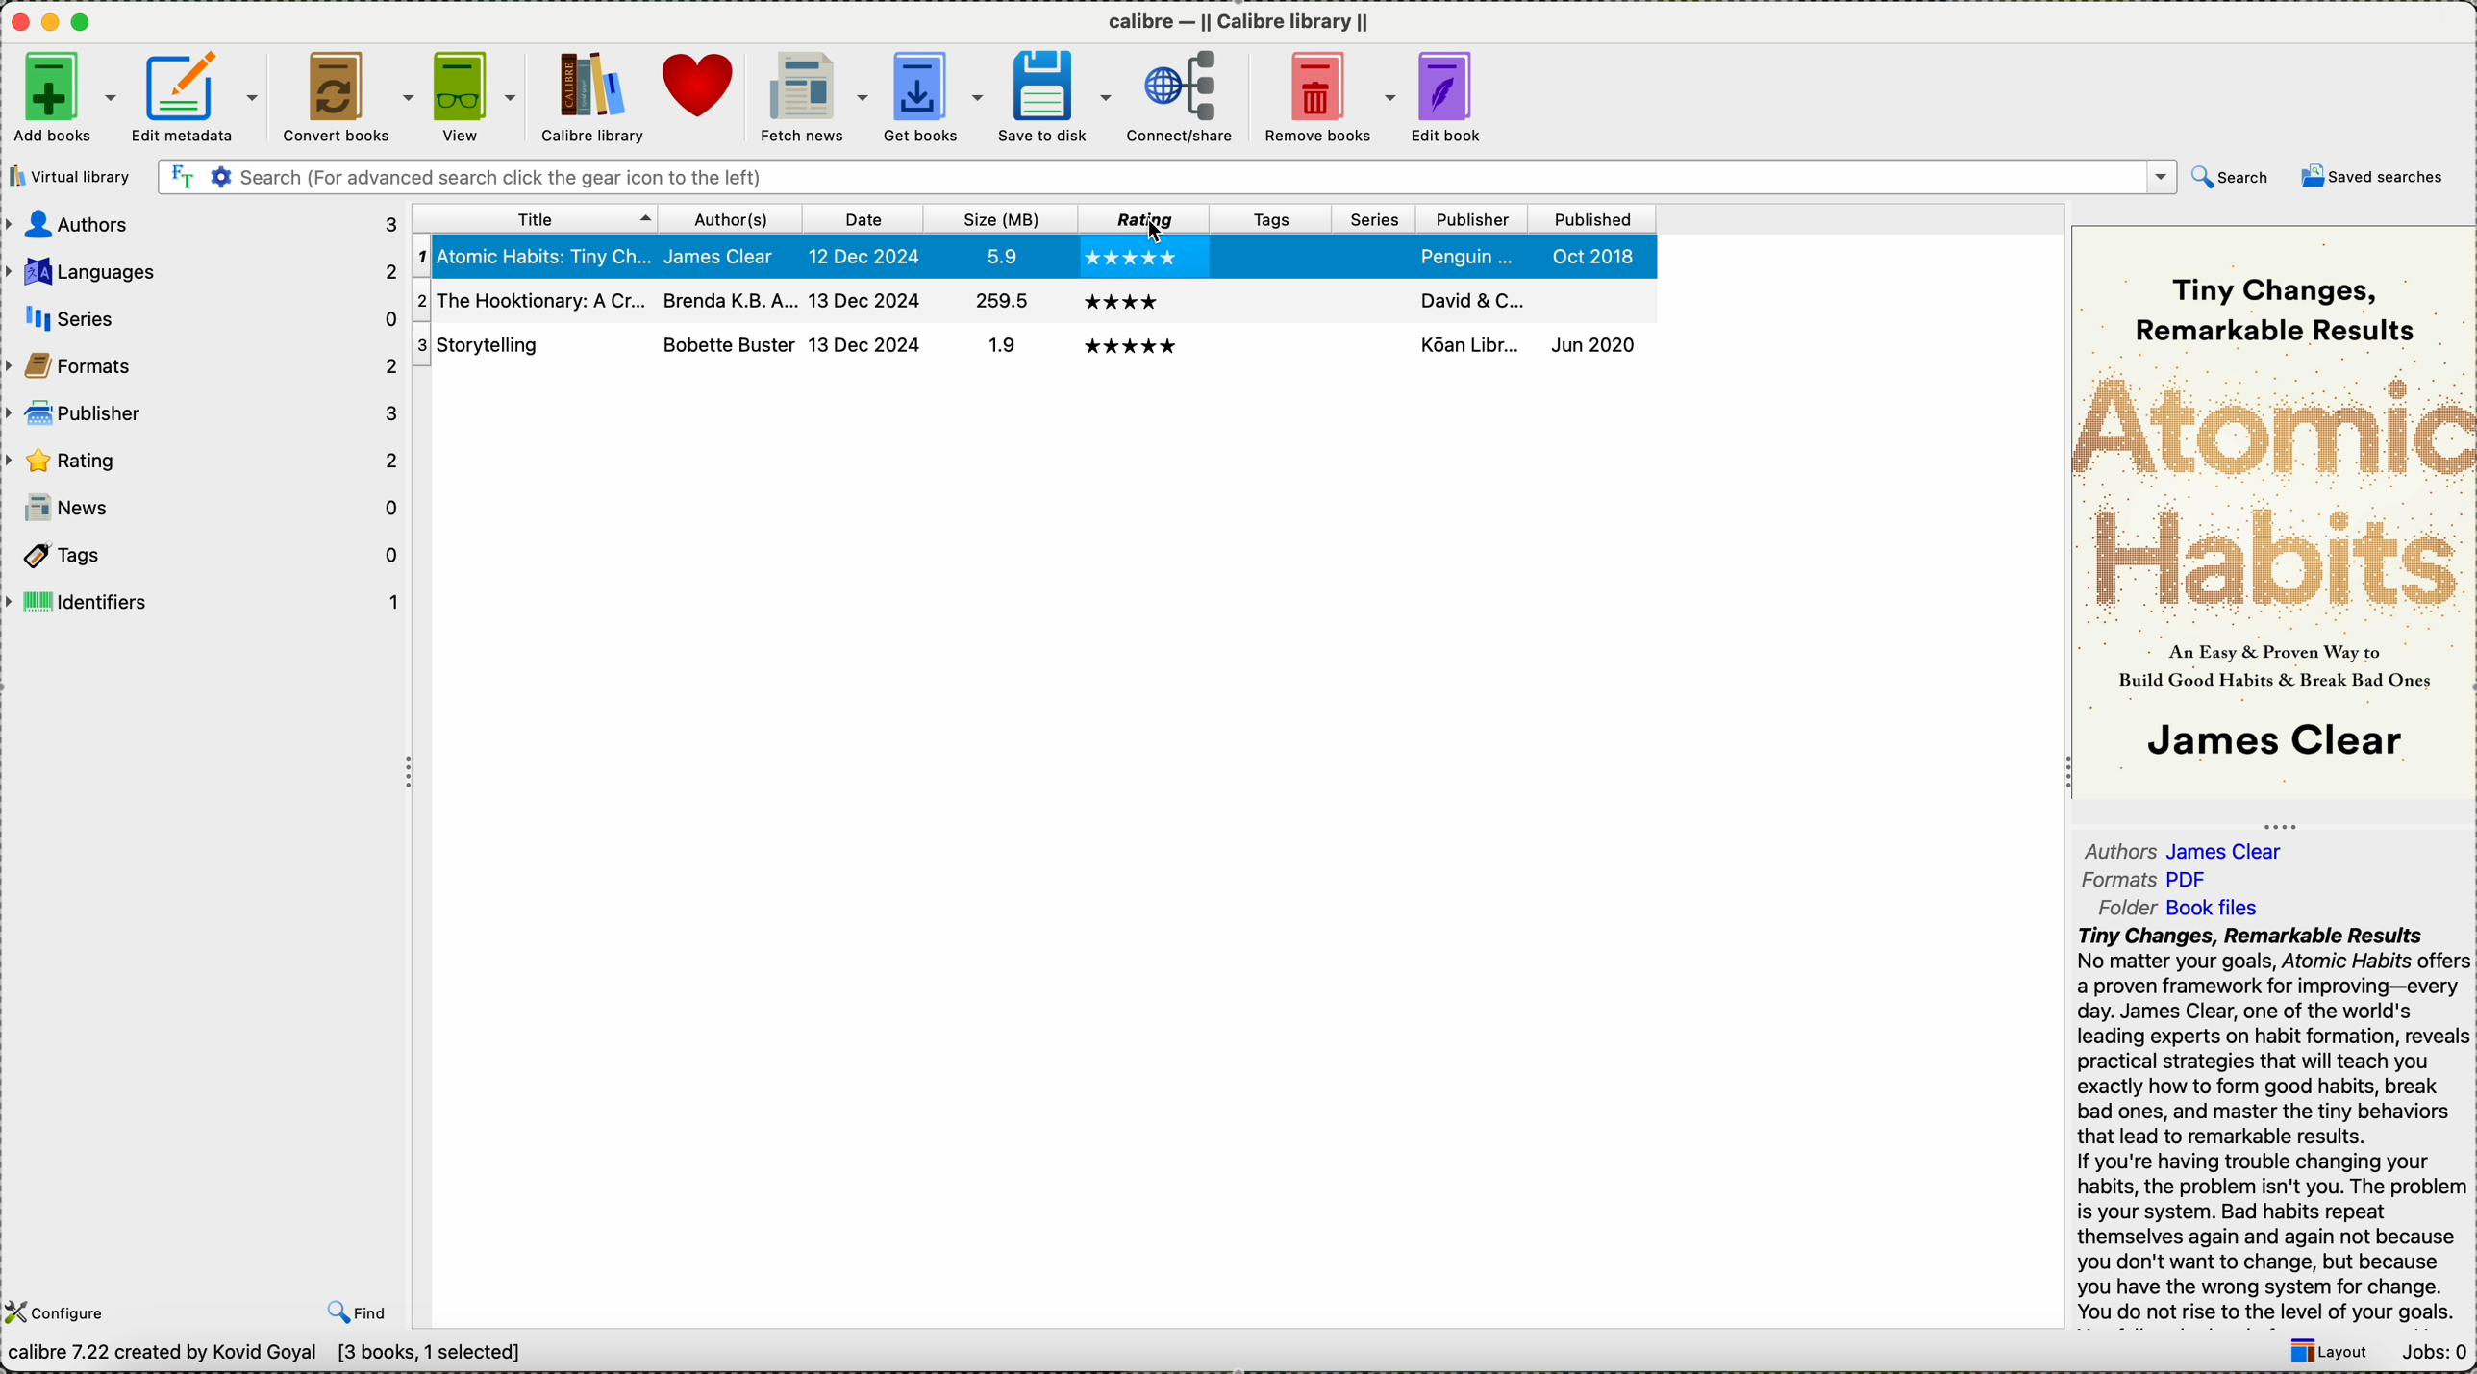 The width and height of the screenshot is (2477, 1374). What do you see at coordinates (810, 96) in the screenshot?
I see `fetch news` at bounding box center [810, 96].